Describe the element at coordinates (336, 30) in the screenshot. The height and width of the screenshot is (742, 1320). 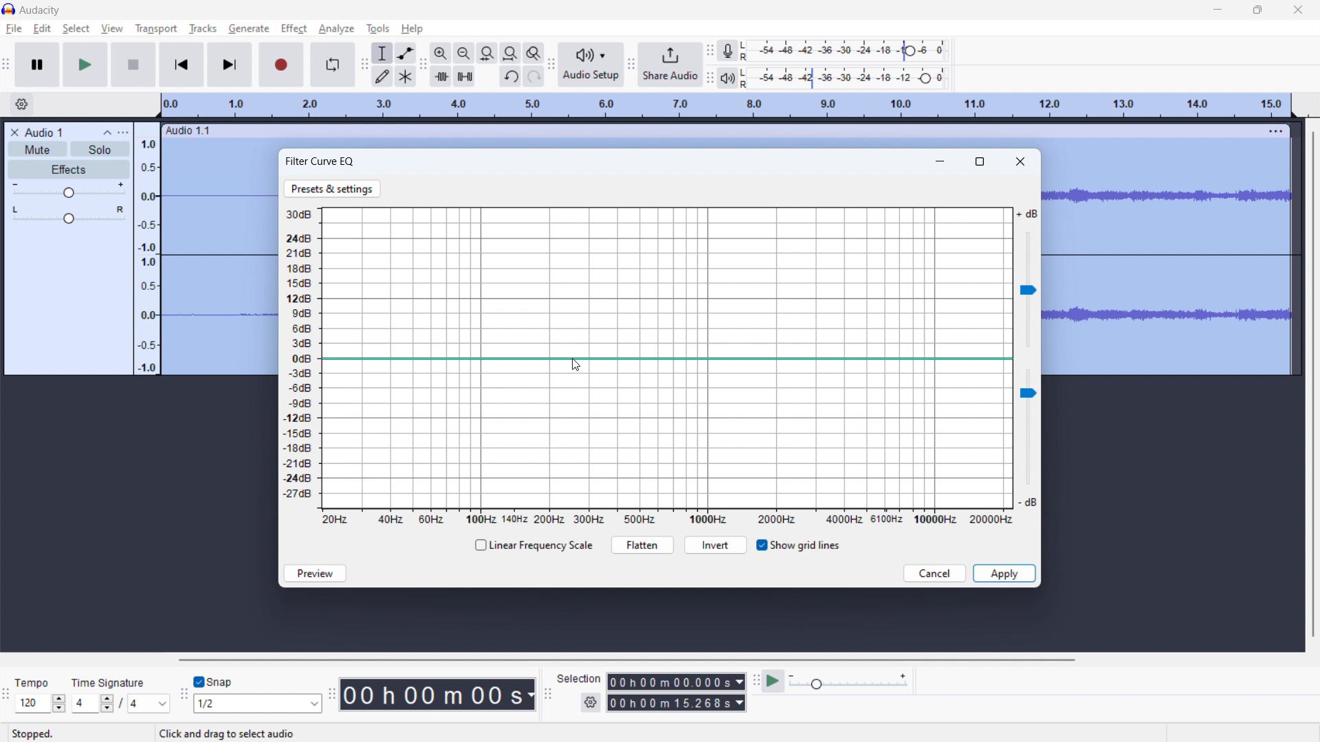
I see `analyze` at that location.